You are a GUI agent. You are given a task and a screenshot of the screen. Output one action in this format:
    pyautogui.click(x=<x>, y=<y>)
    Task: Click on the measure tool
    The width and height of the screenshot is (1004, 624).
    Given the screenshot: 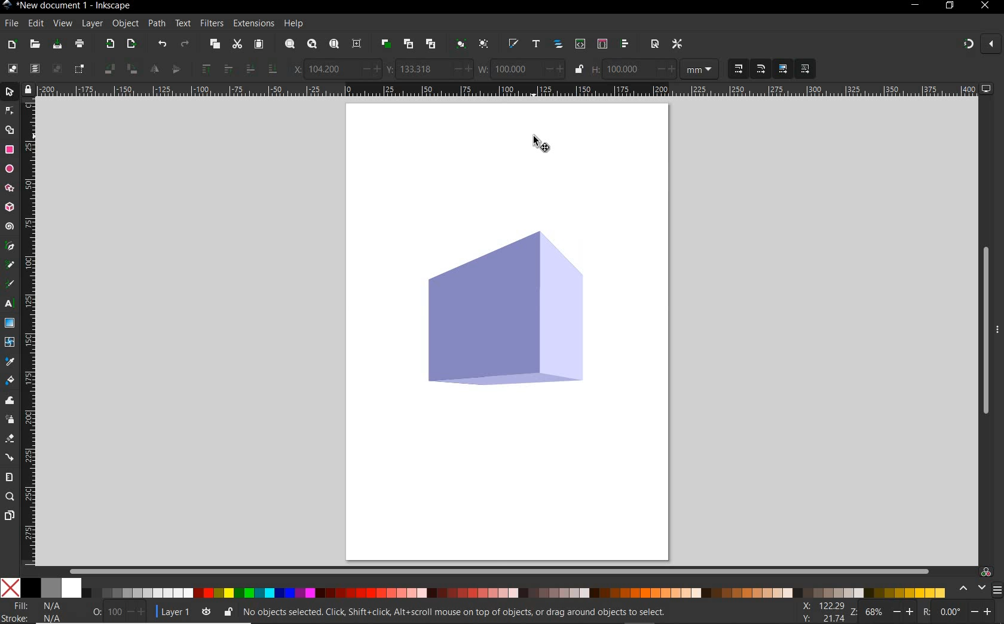 What is the action you would take?
    pyautogui.click(x=8, y=478)
    